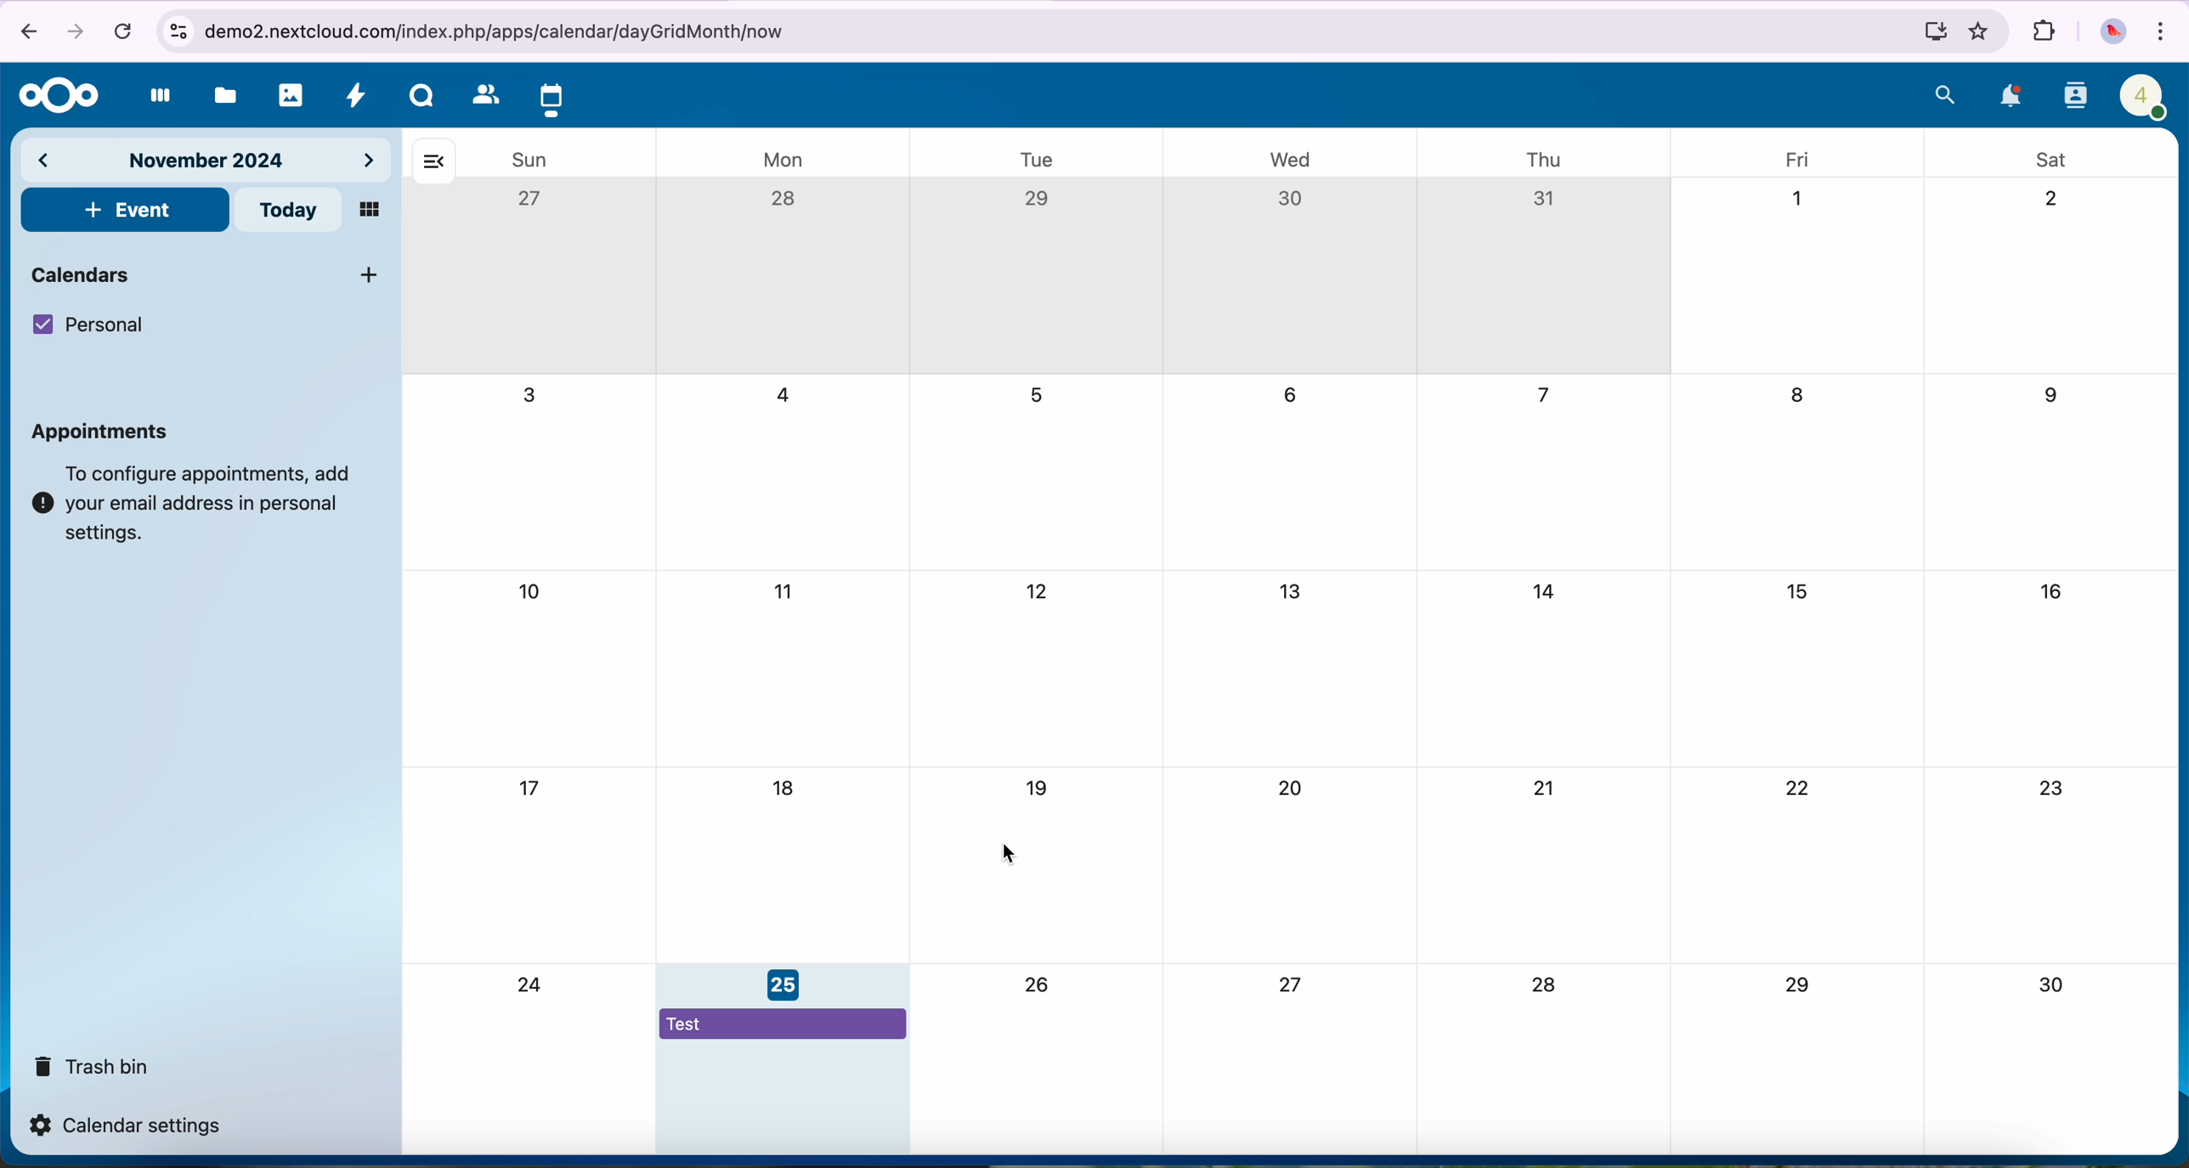 The image size is (2189, 1168). I want to click on cancel, so click(122, 33).